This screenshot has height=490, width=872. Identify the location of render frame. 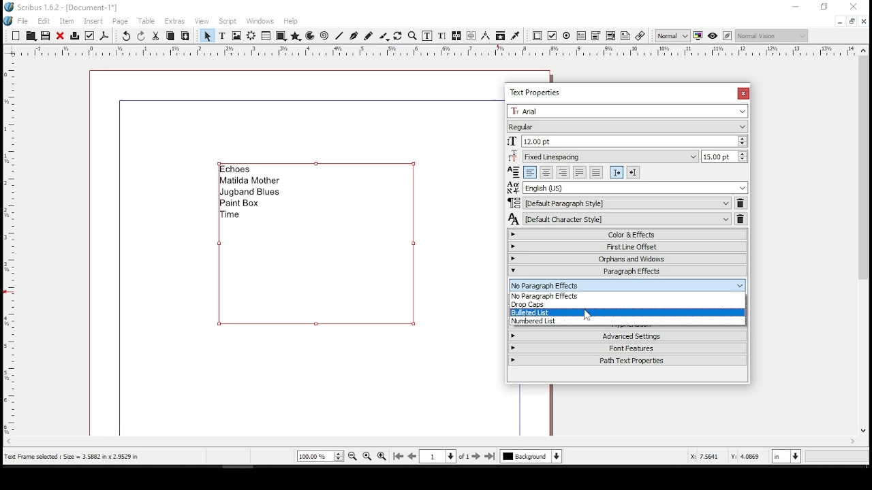
(251, 36).